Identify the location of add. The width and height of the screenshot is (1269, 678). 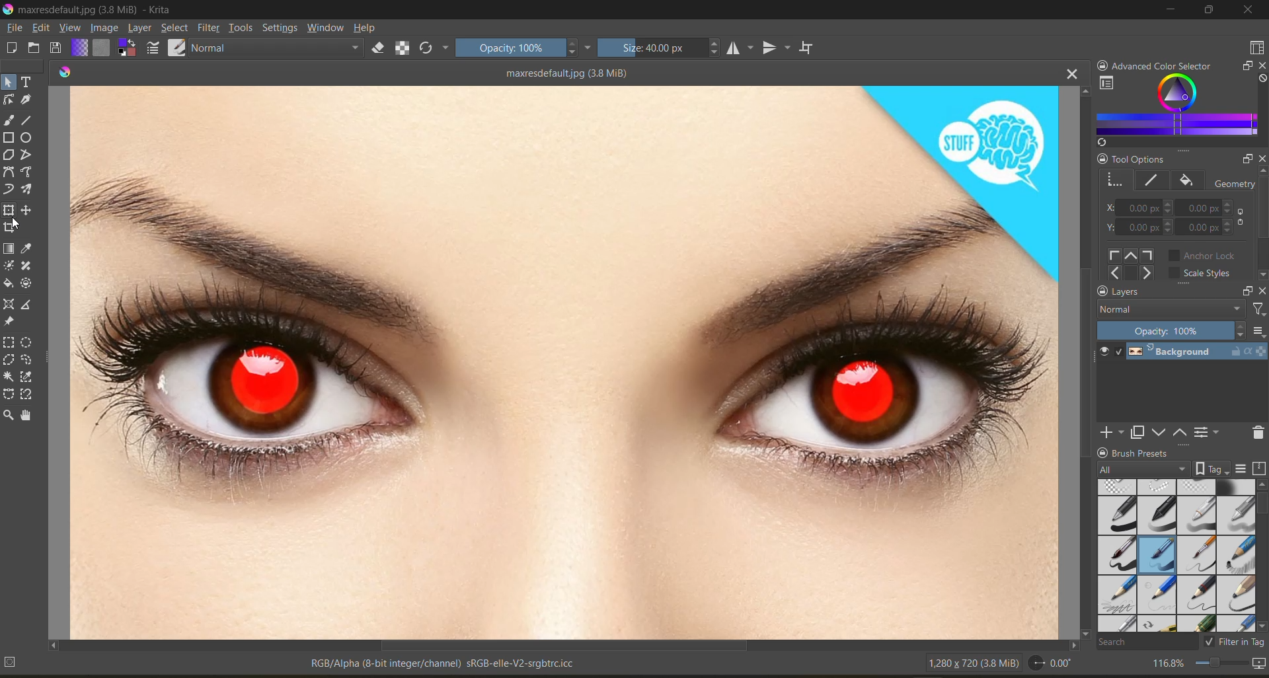
(1109, 433).